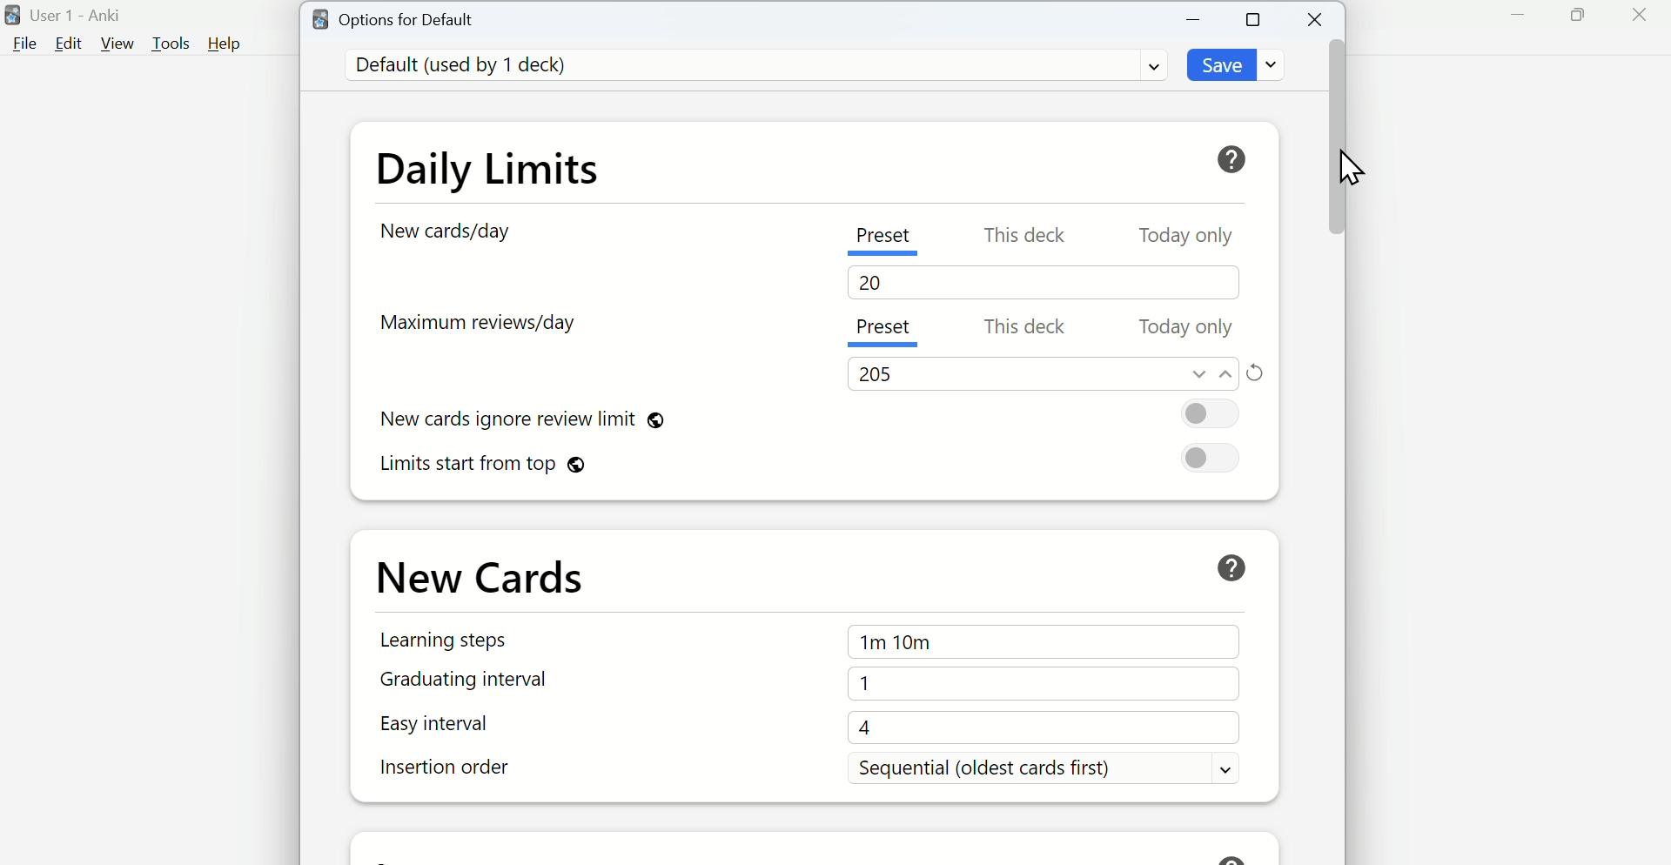  What do you see at coordinates (1188, 327) in the screenshot?
I see `Today only` at bounding box center [1188, 327].